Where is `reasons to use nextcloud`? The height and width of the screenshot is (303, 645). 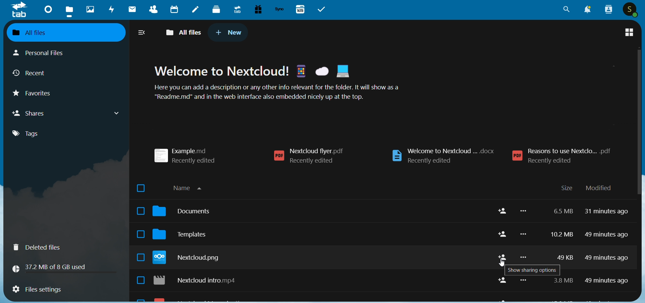
reasons to use nextcloud is located at coordinates (564, 156).